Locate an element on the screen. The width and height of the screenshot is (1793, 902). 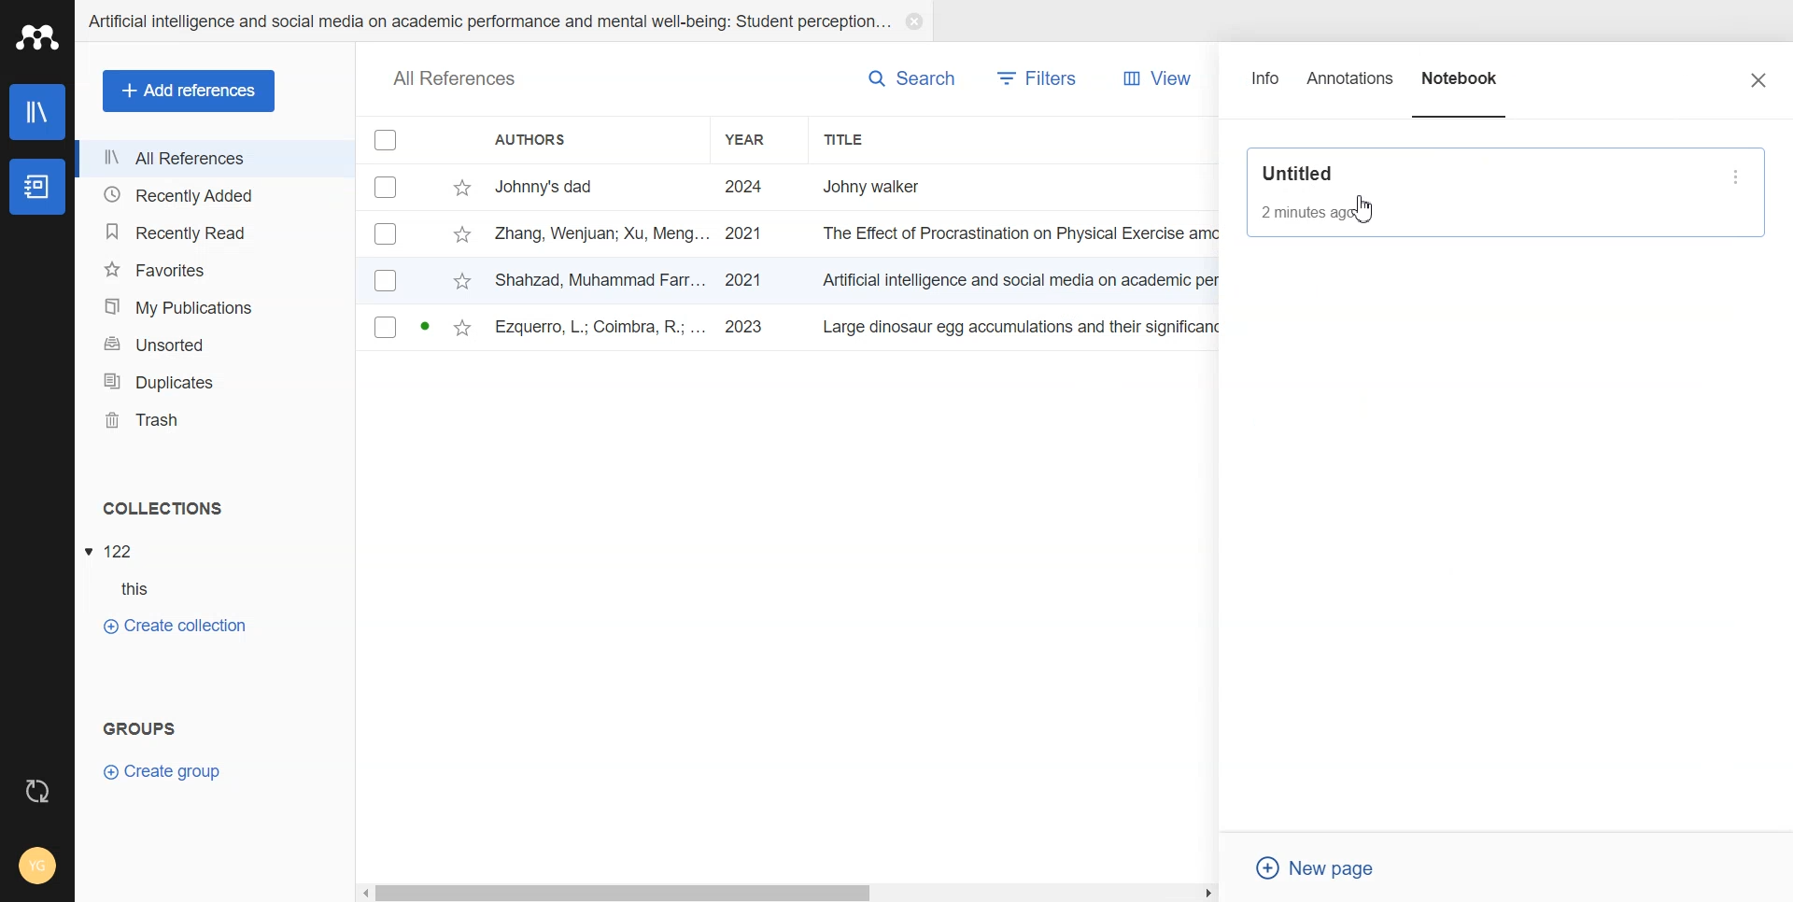
the effect of procrastination on physical exercise amo is located at coordinates (1023, 233).